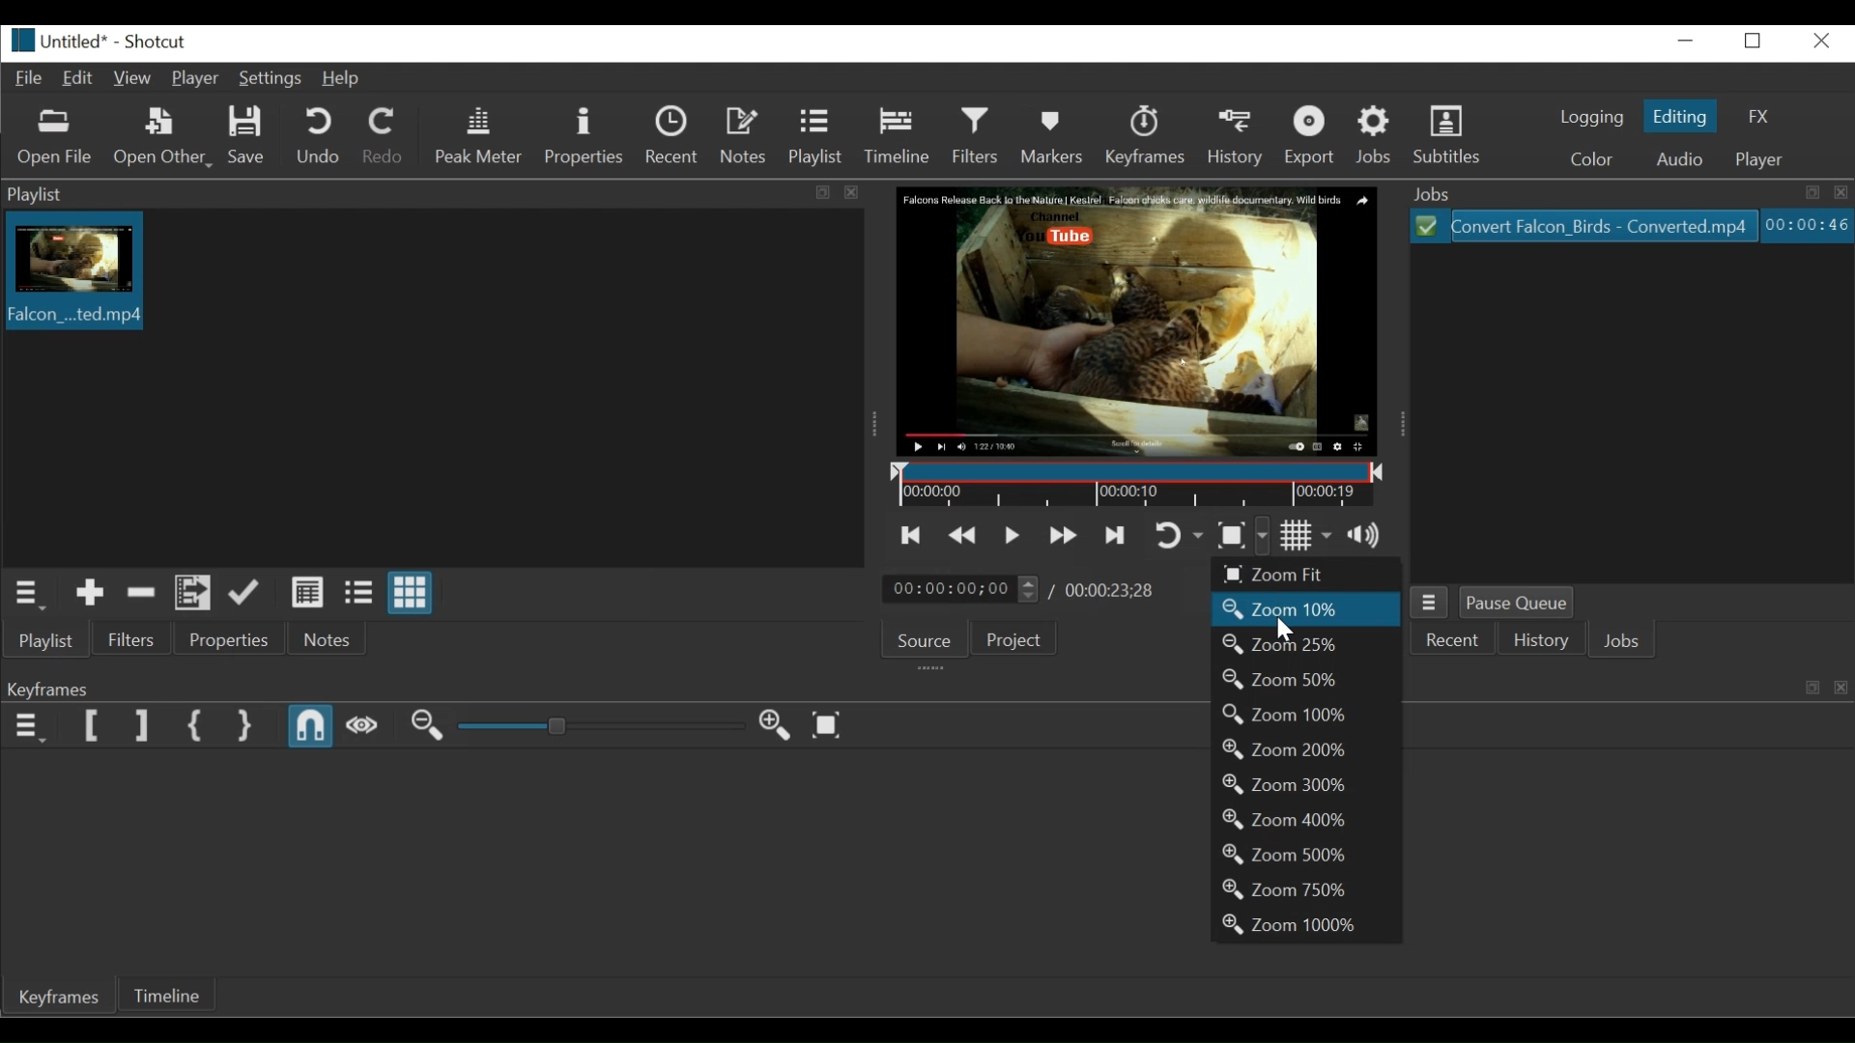 The image size is (1855, 1043). Describe the element at coordinates (155, 41) in the screenshot. I see `Shotcut` at that location.